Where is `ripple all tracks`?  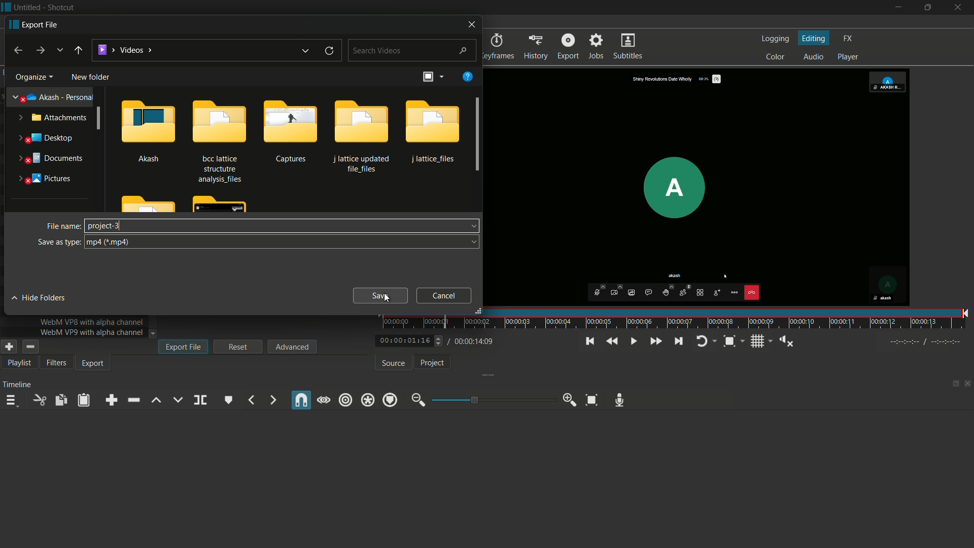
ripple all tracks is located at coordinates (369, 400).